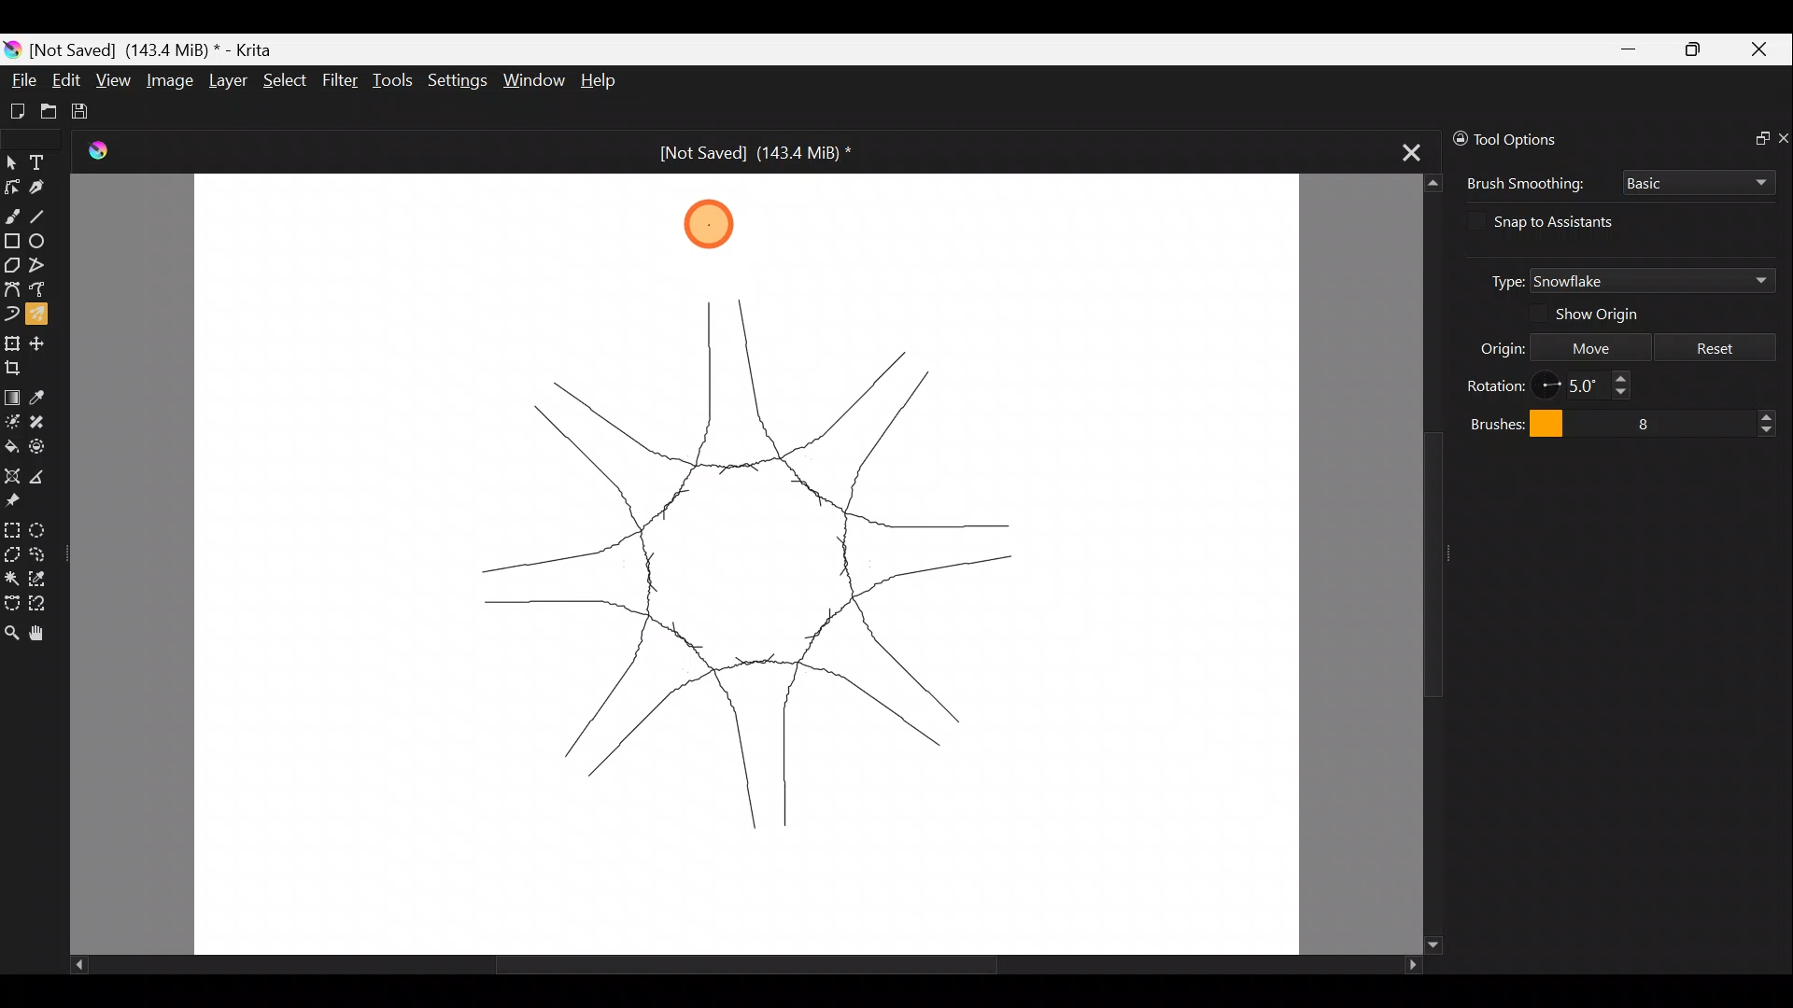  Describe the element at coordinates (611, 80) in the screenshot. I see `Help` at that location.